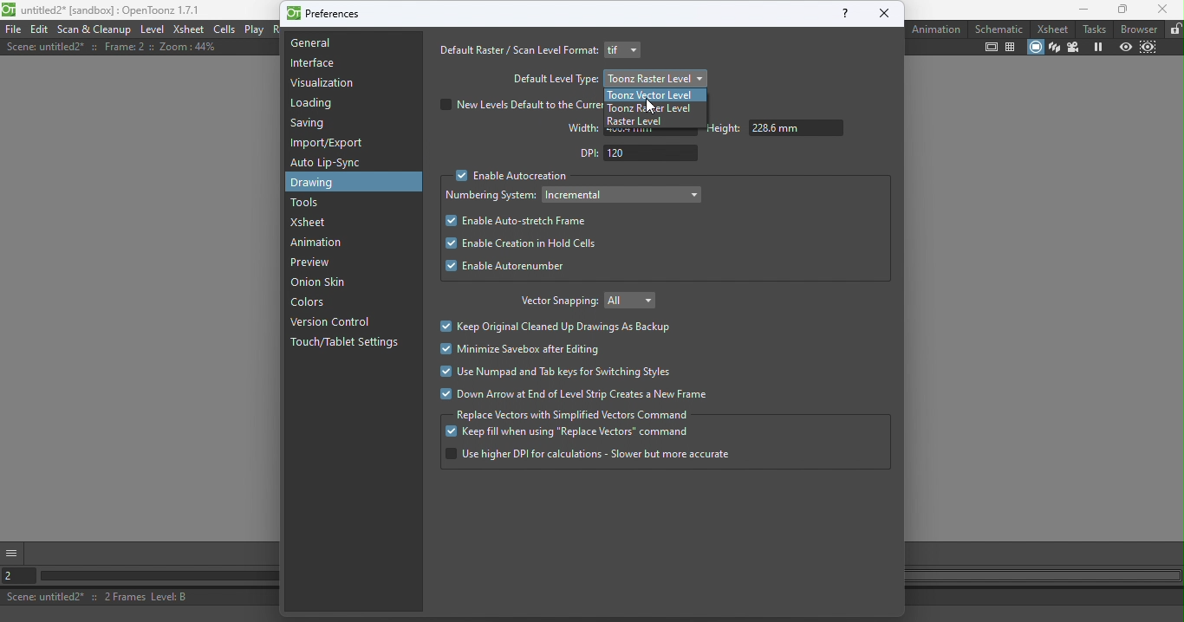 The width and height of the screenshot is (1184, 622). Describe the element at coordinates (999, 29) in the screenshot. I see `Schematic` at that location.